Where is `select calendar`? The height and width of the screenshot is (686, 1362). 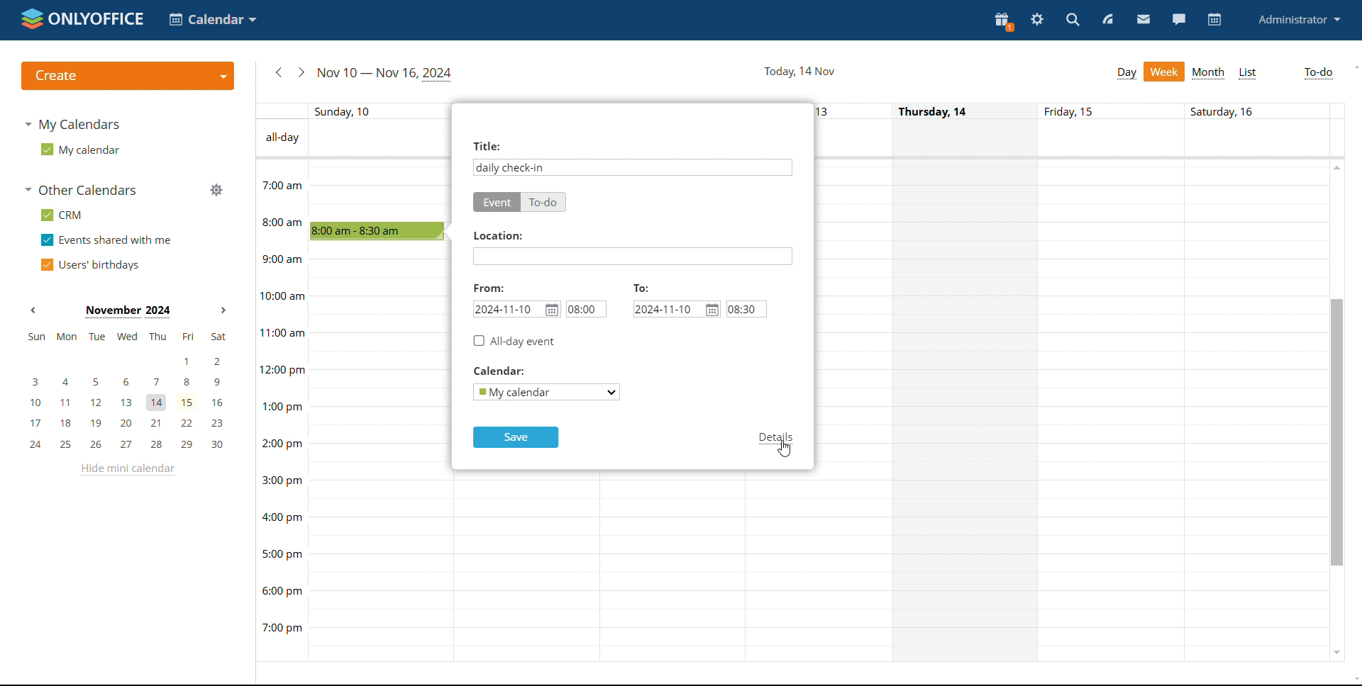
select calendar is located at coordinates (545, 392).